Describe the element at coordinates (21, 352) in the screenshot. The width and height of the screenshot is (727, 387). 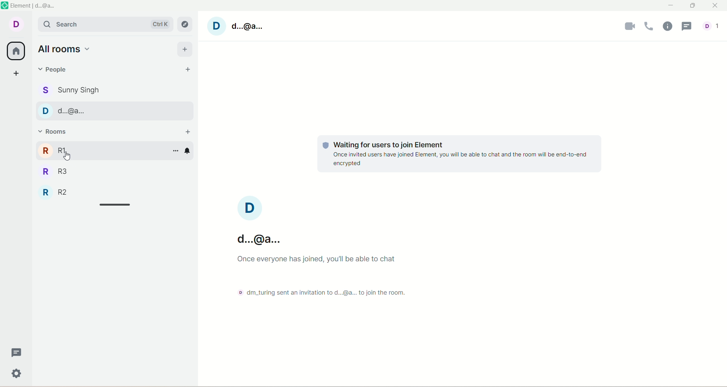
I see `threads` at that location.